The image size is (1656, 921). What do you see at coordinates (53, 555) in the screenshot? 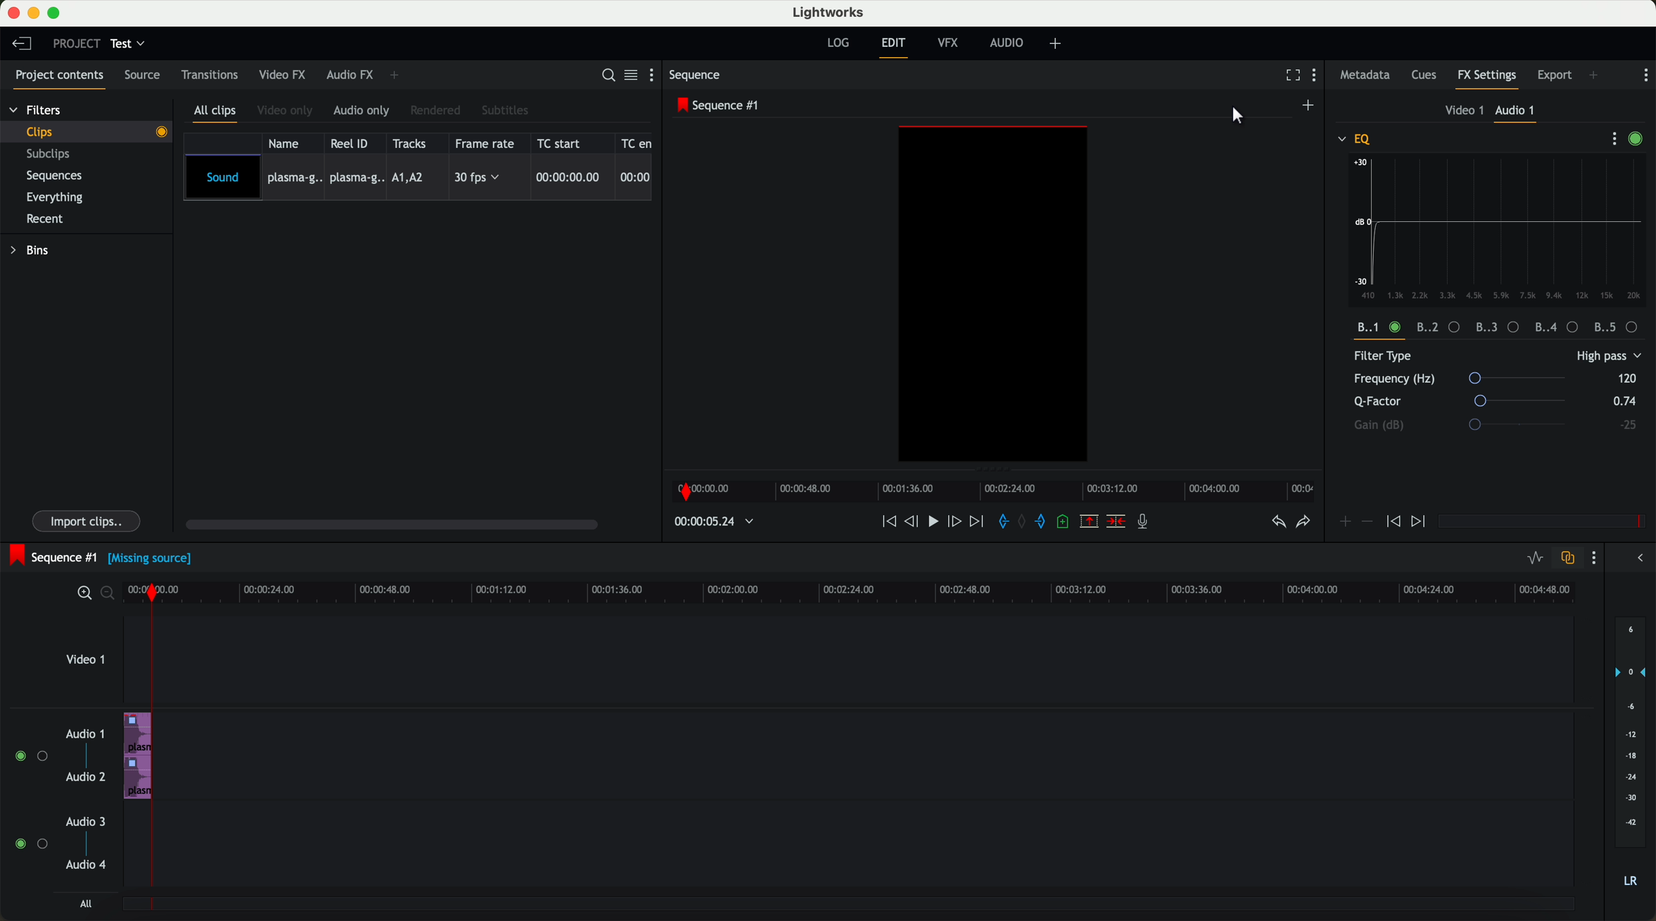
I see `sequence #1` at bounding box center [53, 555].